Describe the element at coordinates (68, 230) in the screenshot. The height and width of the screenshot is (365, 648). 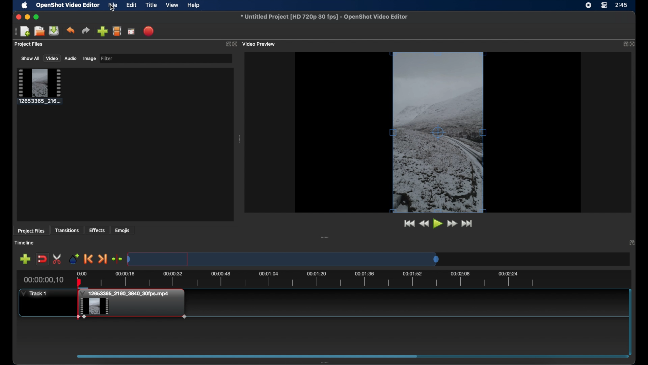
I see `transitions` at that location.